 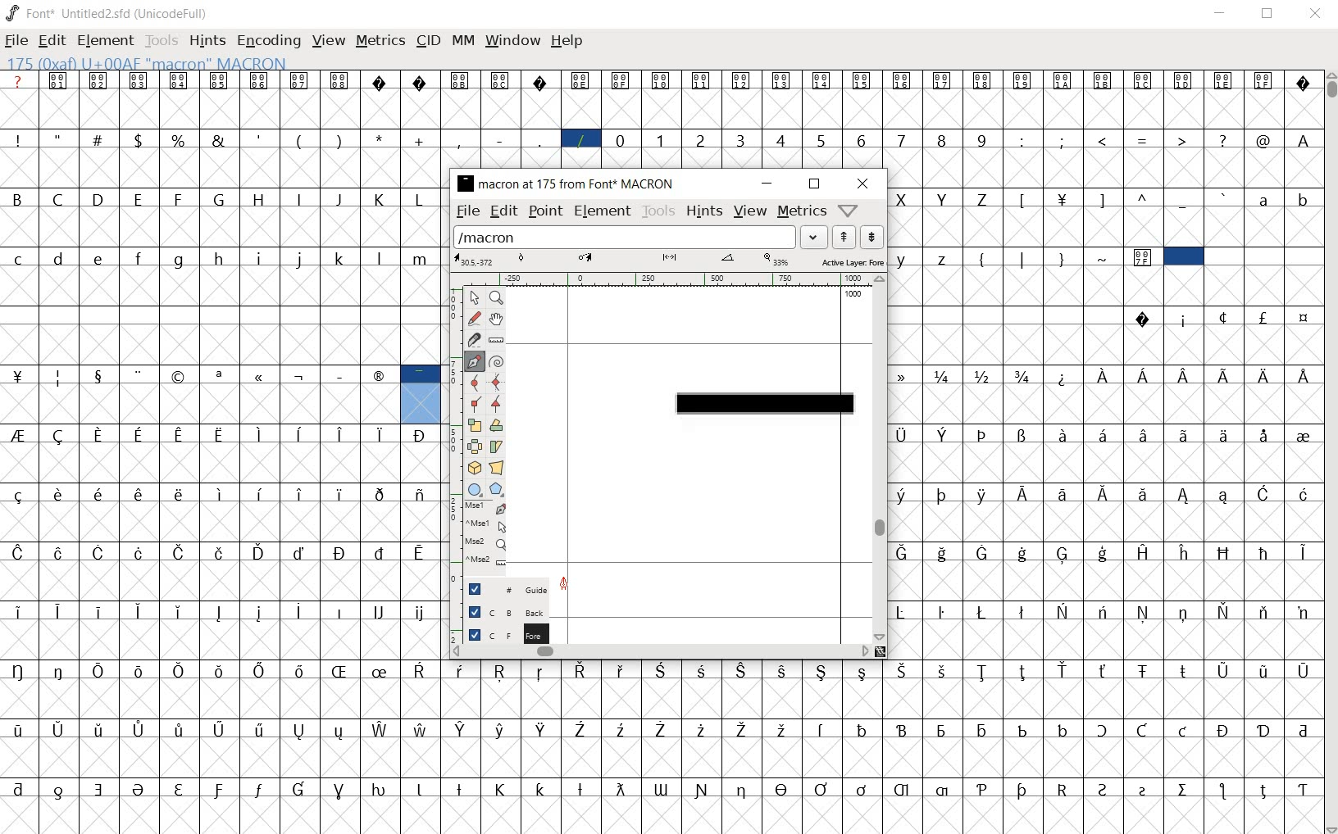 What do you see at coordinates (504, 671) in the screenshot?
I see `Symbol` at bounding box center [504, 671].